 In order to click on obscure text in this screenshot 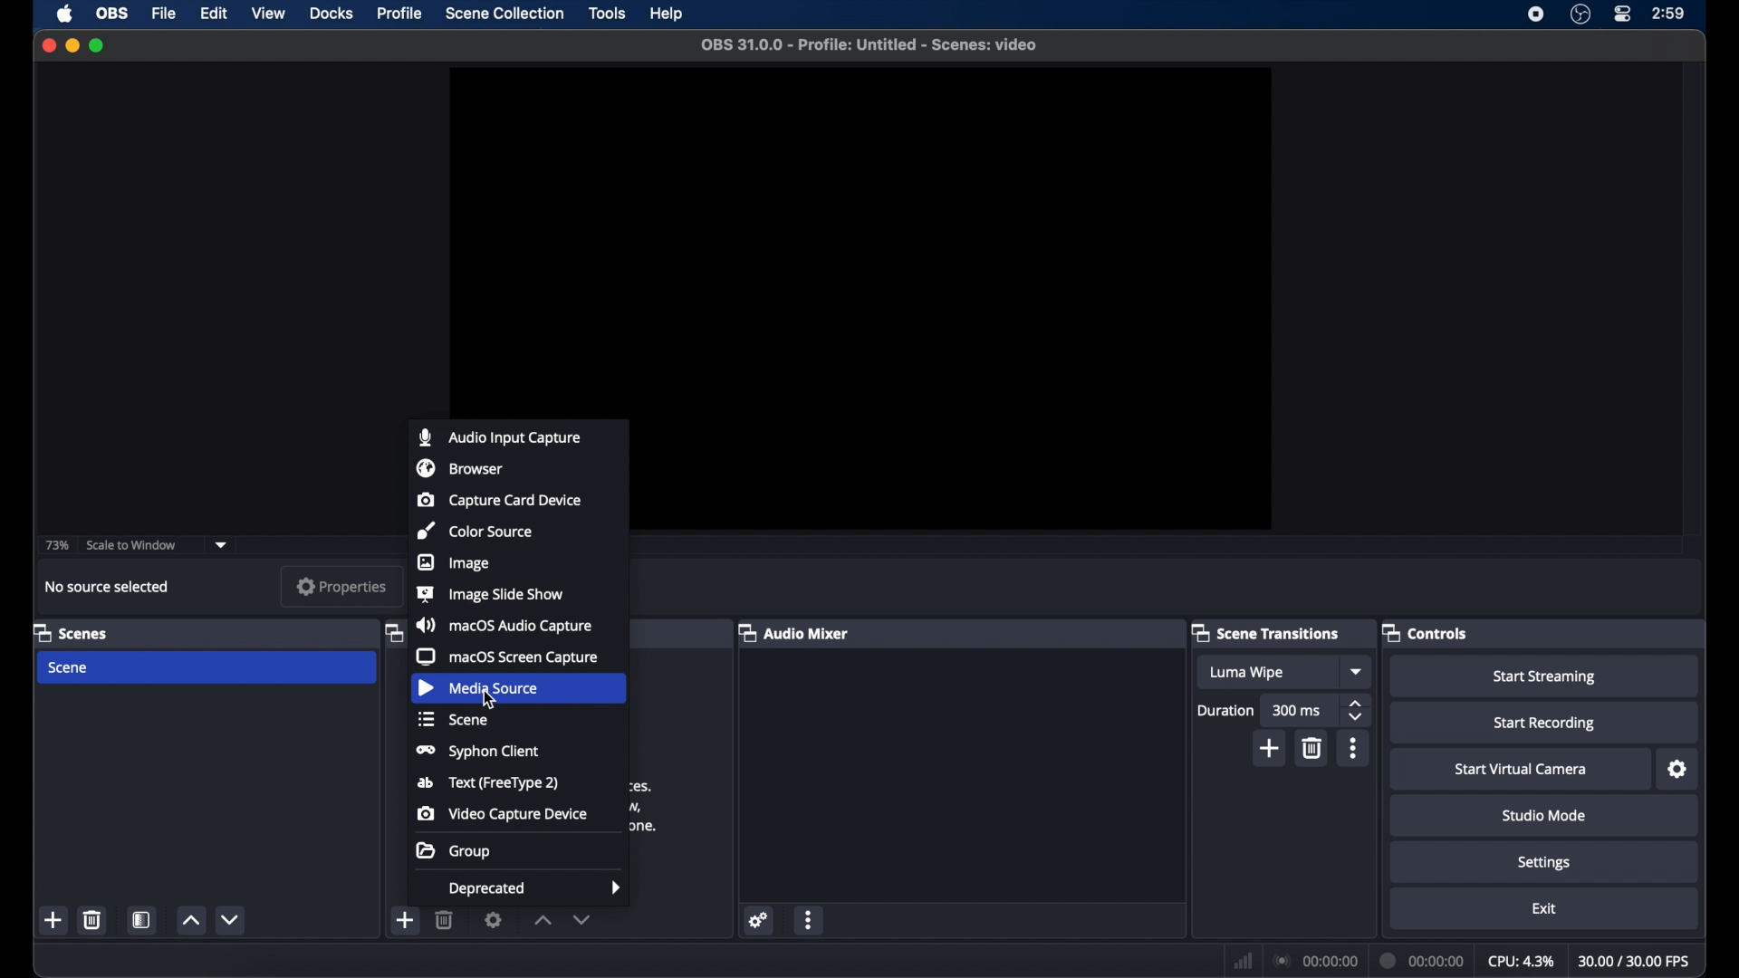, I will do `click(641, 806)`.